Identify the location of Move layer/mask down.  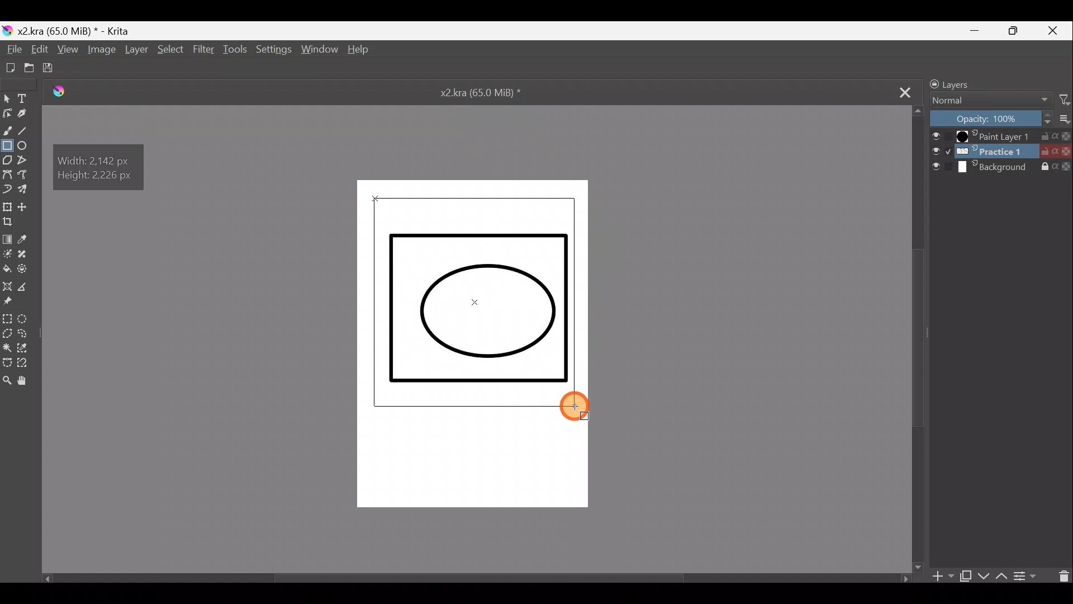
(984, 578).